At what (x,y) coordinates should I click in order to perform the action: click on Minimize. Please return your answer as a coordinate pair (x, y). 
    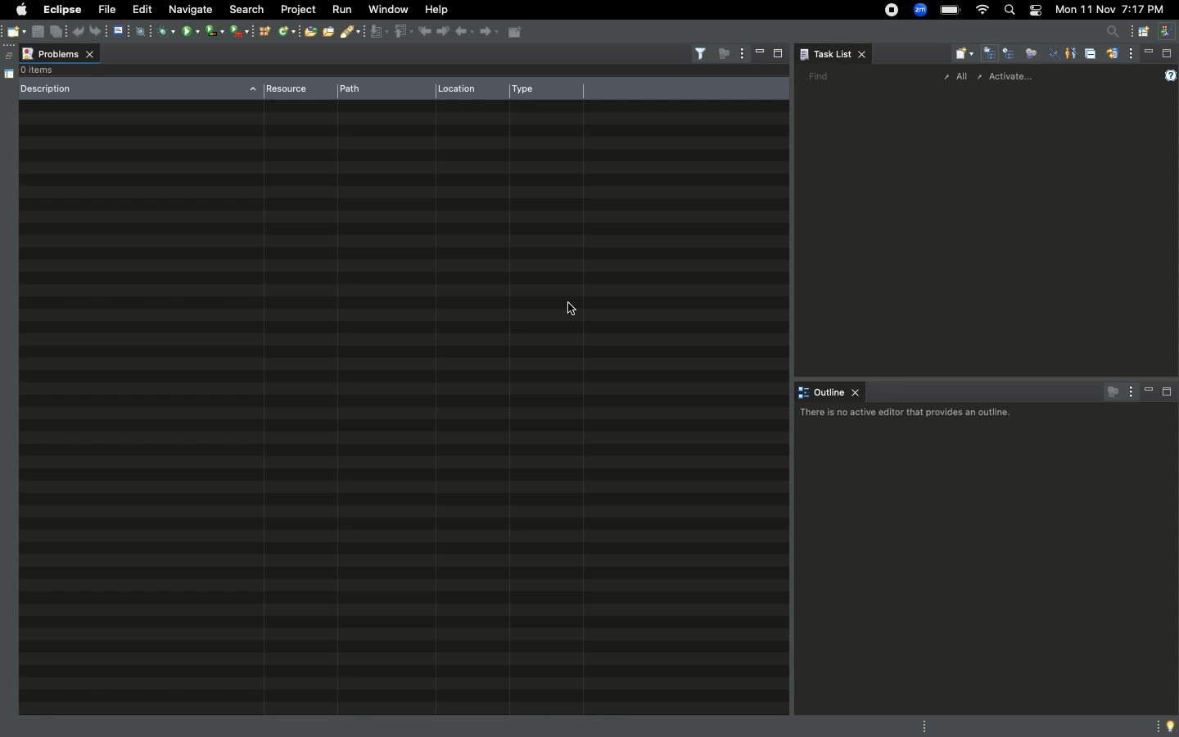
    Looking at the image, I should click on (1150, 391).